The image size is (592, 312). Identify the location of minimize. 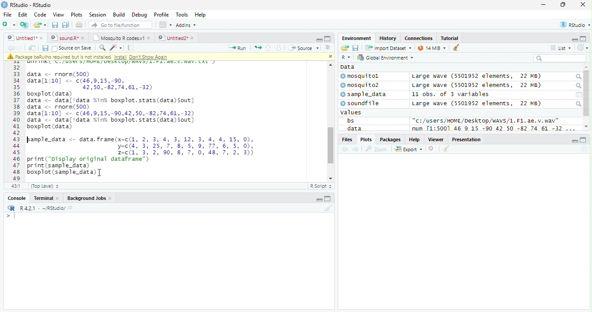
(575, 140).